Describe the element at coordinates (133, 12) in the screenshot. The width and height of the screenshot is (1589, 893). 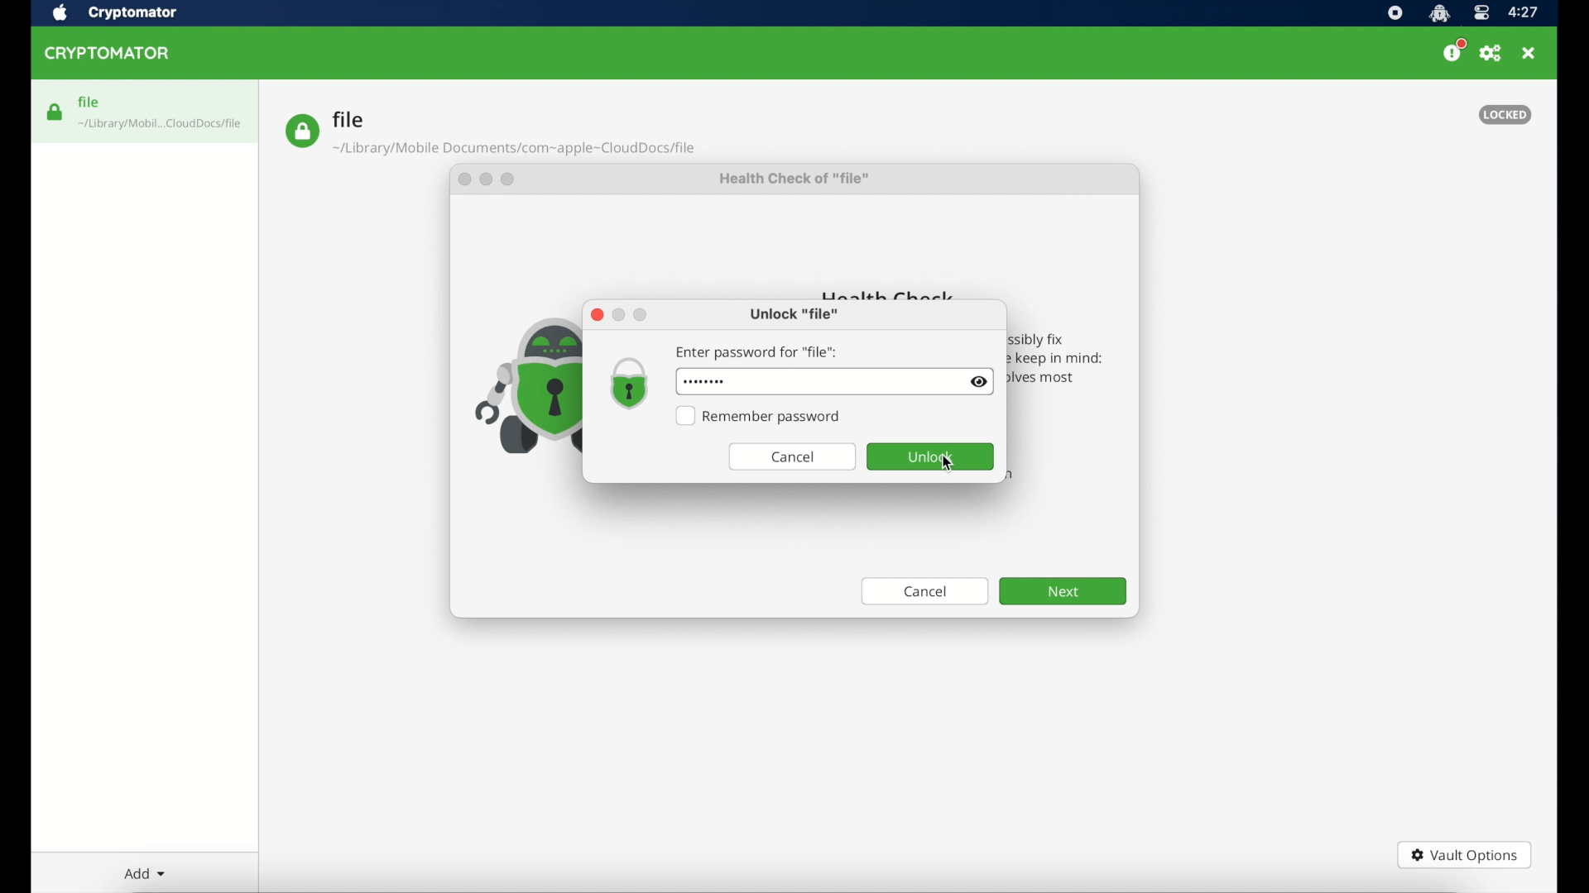
I see `cryptomator` at that location.